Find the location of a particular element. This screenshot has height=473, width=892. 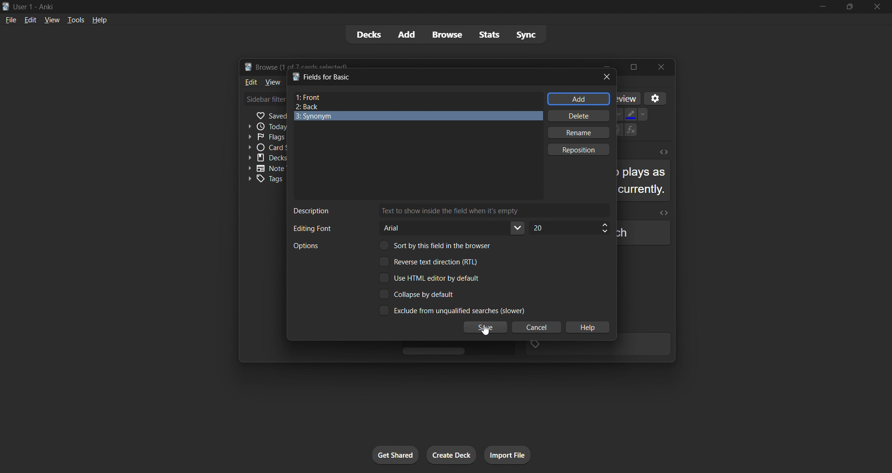

sync is located at coordinates (529, 34).